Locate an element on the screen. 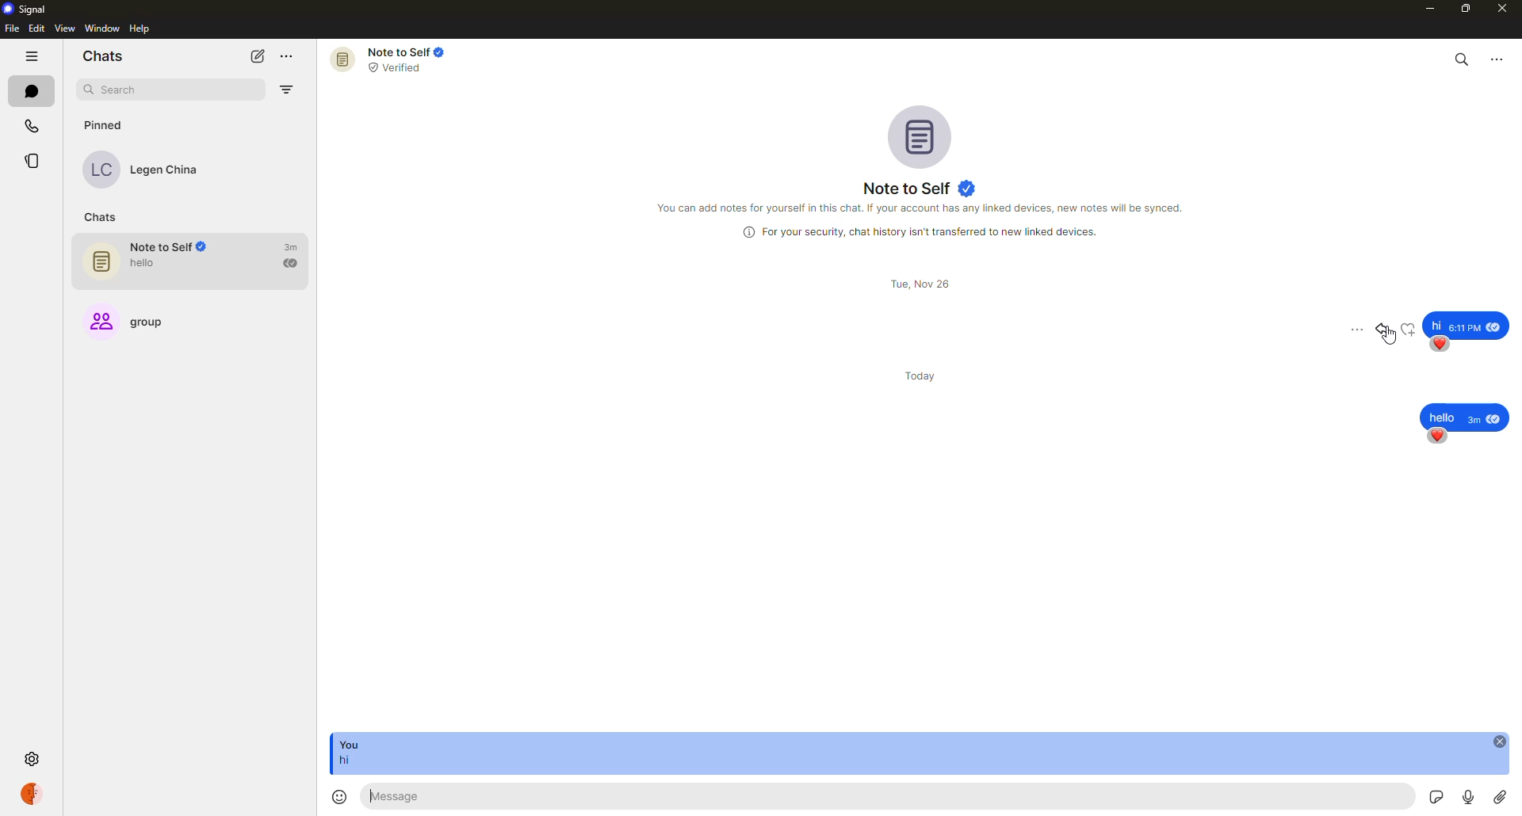  more is located at coordinates (1356, 329).